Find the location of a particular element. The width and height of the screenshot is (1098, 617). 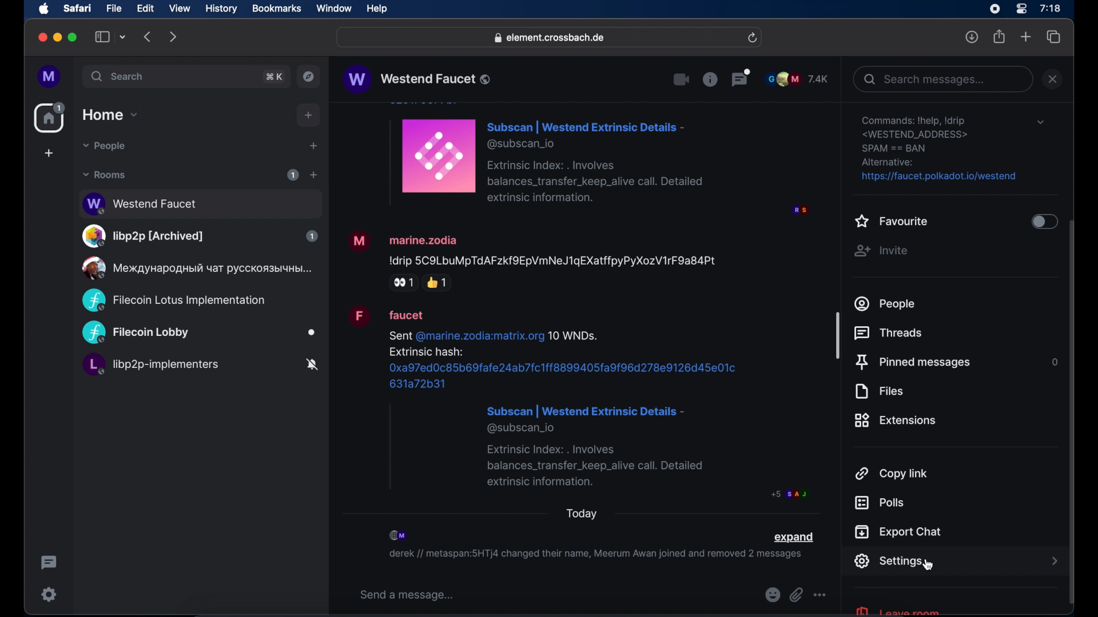

information is located at coordinates (710, 79).